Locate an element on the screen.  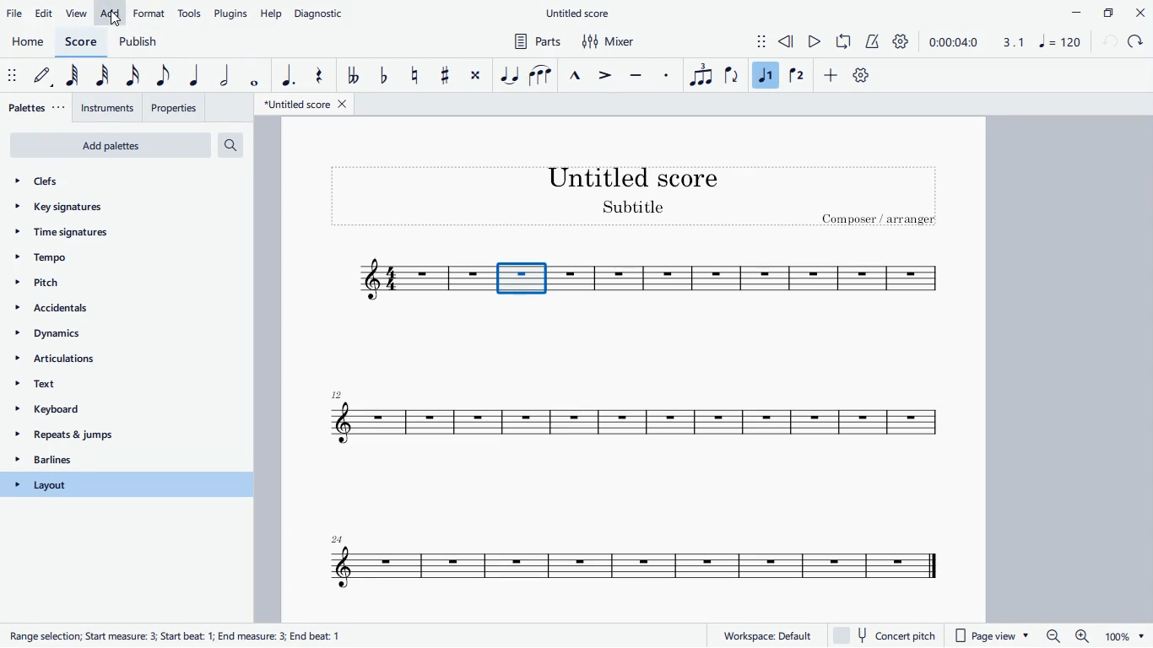
plugins is located at coordinates (231, 13).